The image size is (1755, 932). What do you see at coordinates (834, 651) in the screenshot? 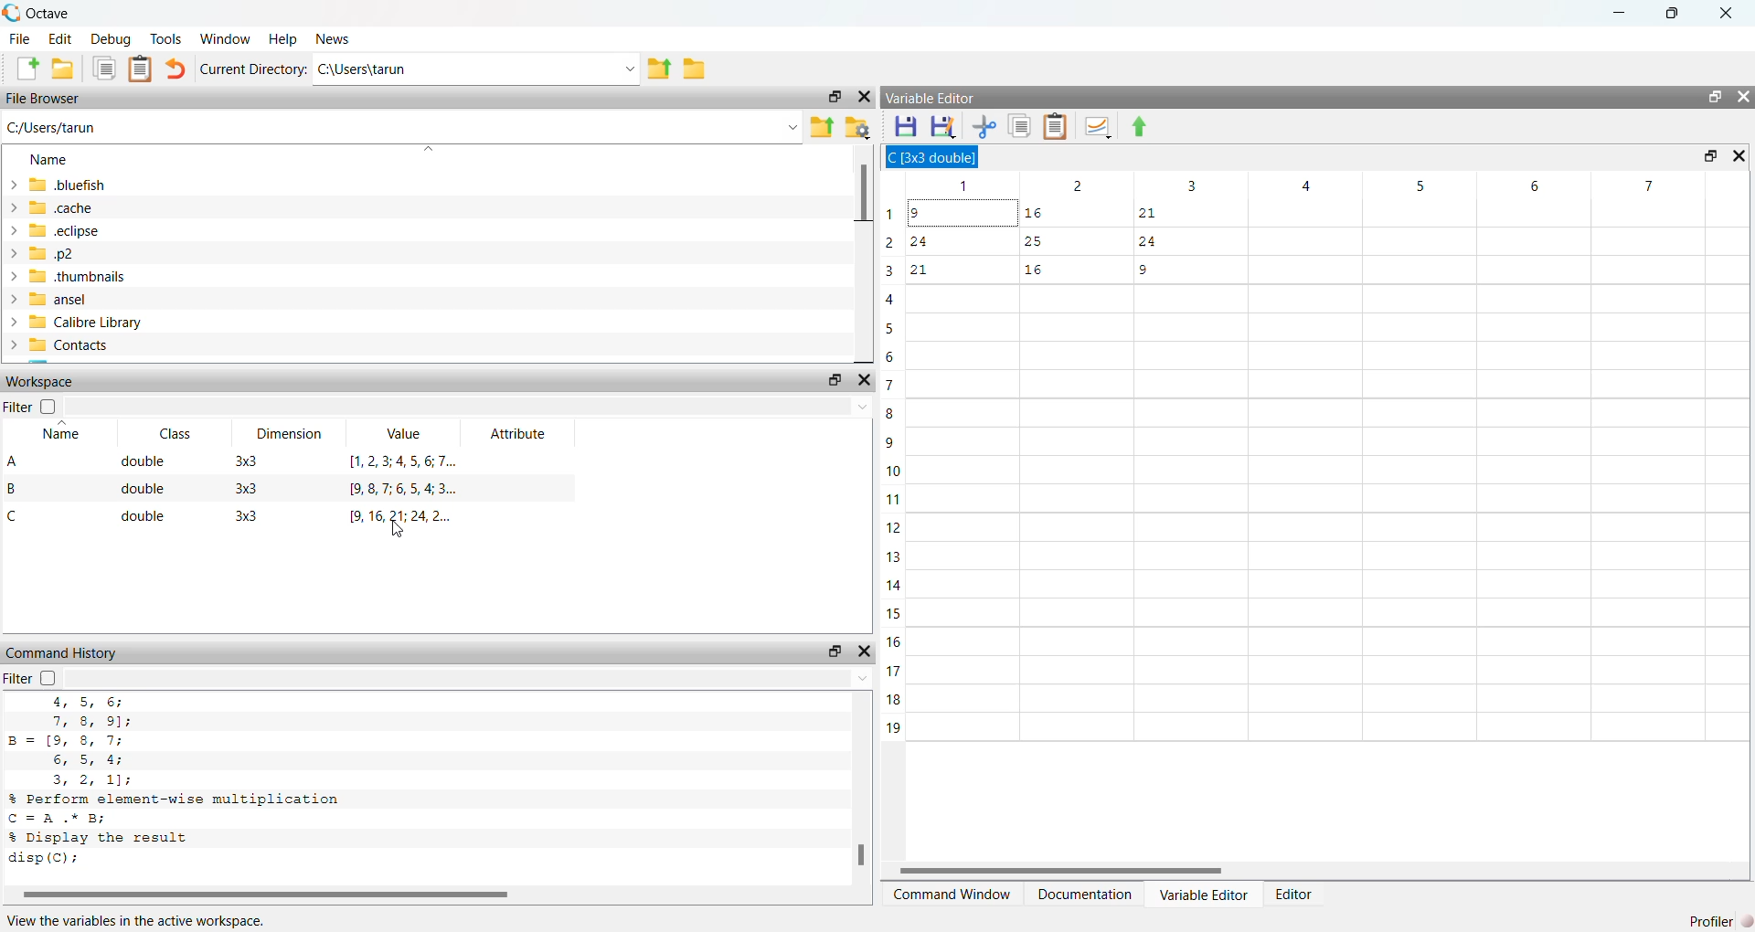
I see `Restore Down` at bounding box center [834, 651].